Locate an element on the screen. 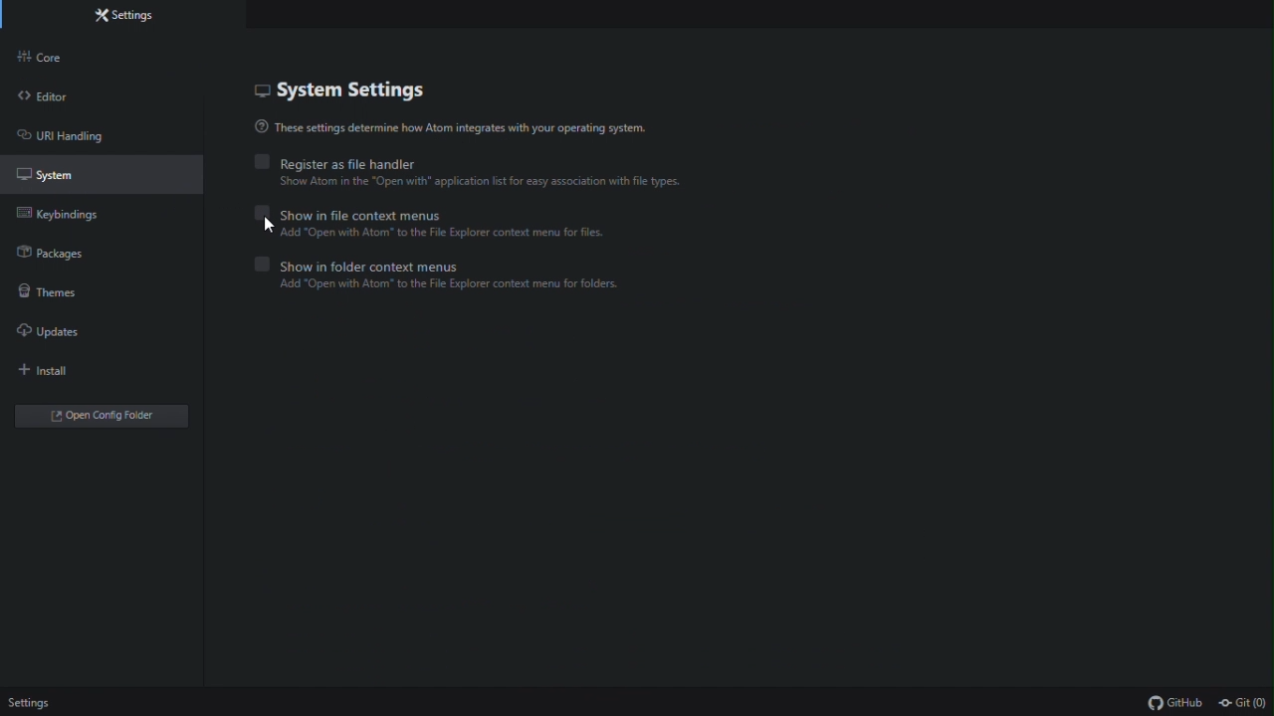 The image size is (1274, 716). Install is located at coordinates (63, 374).